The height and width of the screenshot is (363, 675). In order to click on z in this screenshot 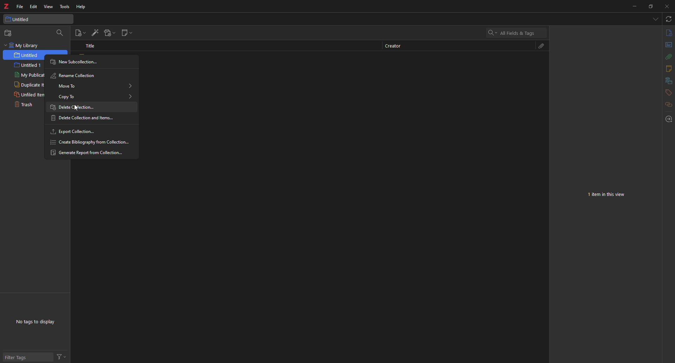, I will do `click(5, 7)`.